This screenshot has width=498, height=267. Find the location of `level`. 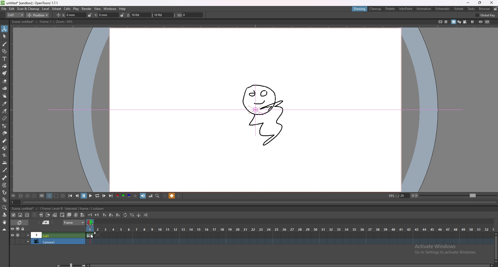

level is located at coordinates (45, 9).